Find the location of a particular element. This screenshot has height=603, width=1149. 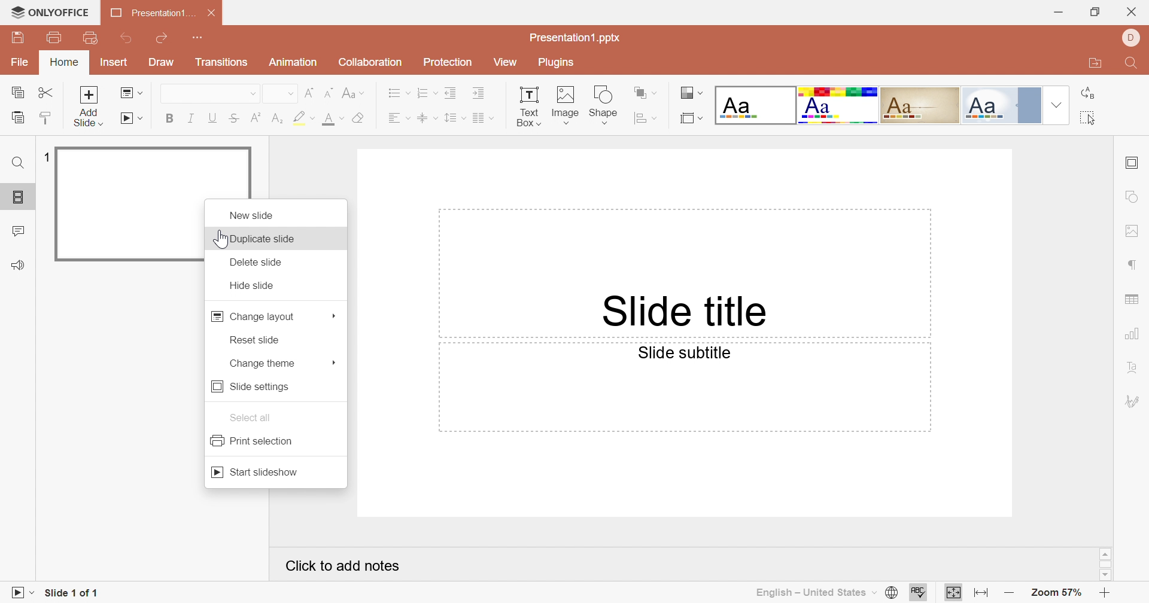

Image settings is located at coordinates (1135, 230).